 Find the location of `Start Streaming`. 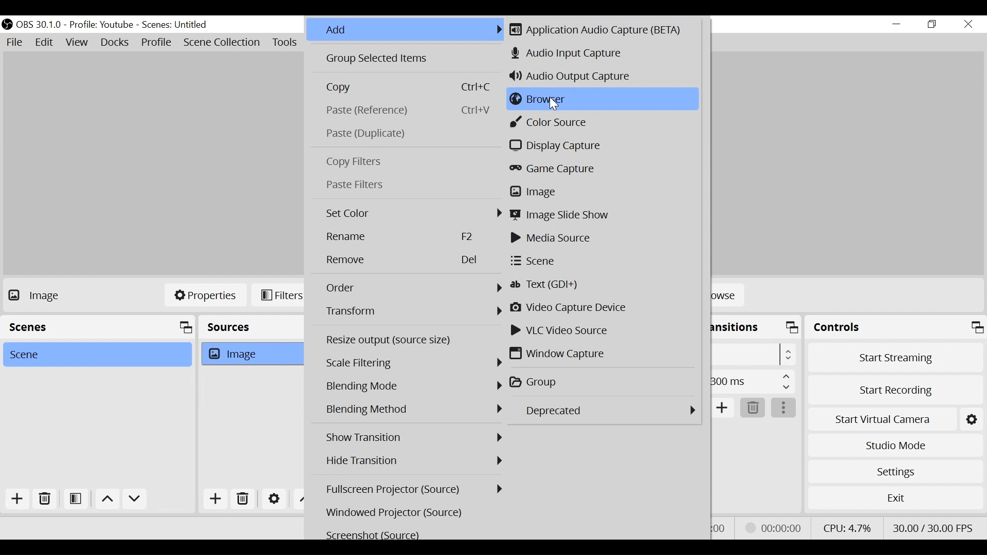

Start Streaming is located at coordinates (895, 358).